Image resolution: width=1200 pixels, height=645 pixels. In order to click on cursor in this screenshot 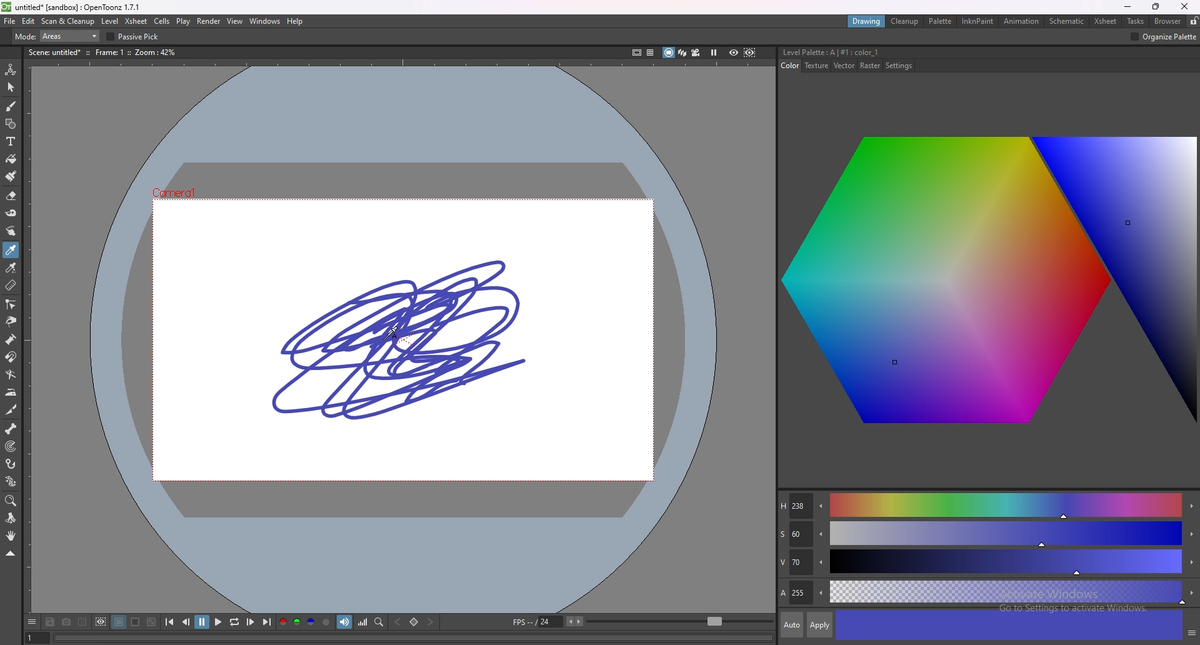, I will do `click(394, 328)`.